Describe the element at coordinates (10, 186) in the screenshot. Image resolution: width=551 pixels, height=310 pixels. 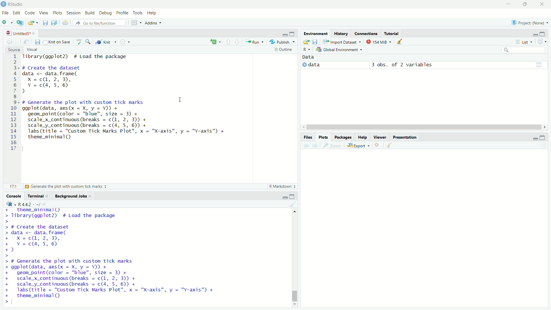
I see `17:1` at that location.